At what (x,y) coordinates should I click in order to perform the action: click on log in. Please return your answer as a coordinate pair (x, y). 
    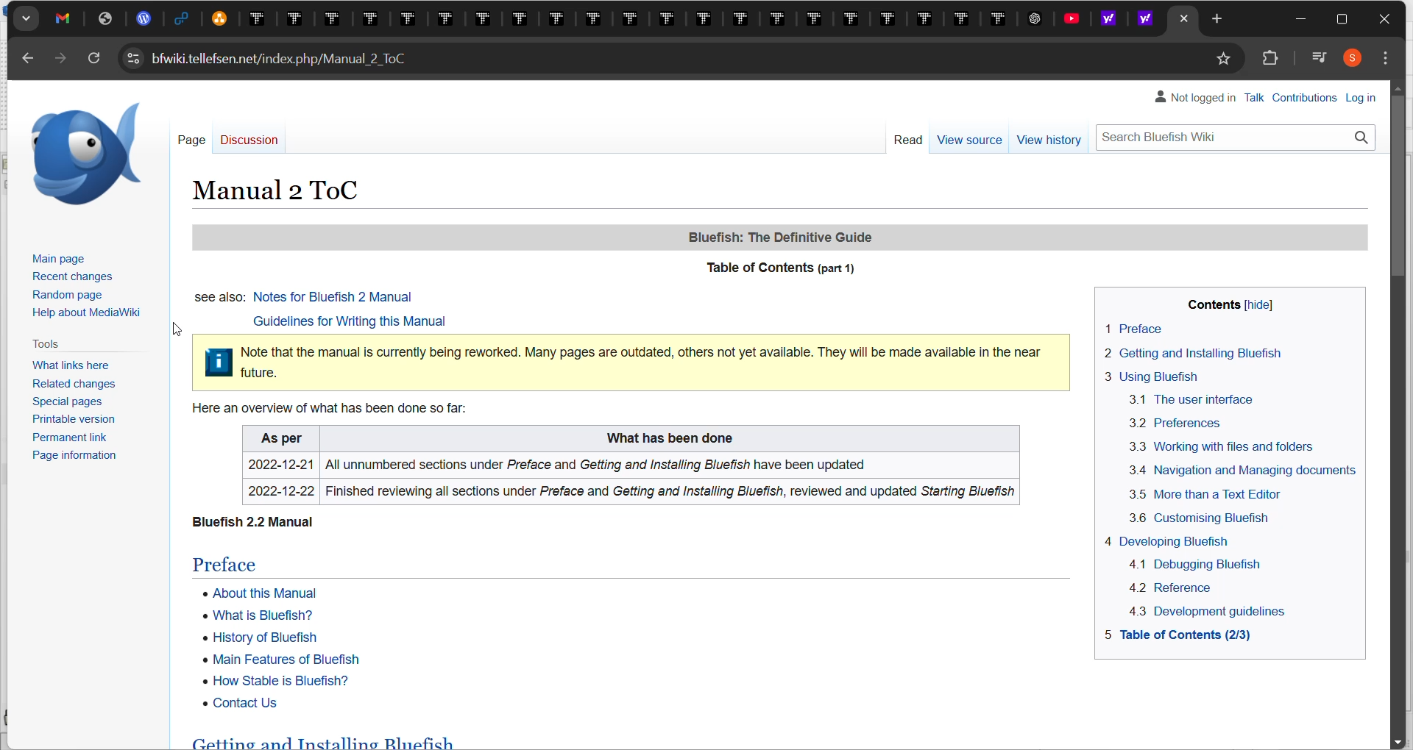
    Looking at the image, I should click on (1361, 98).